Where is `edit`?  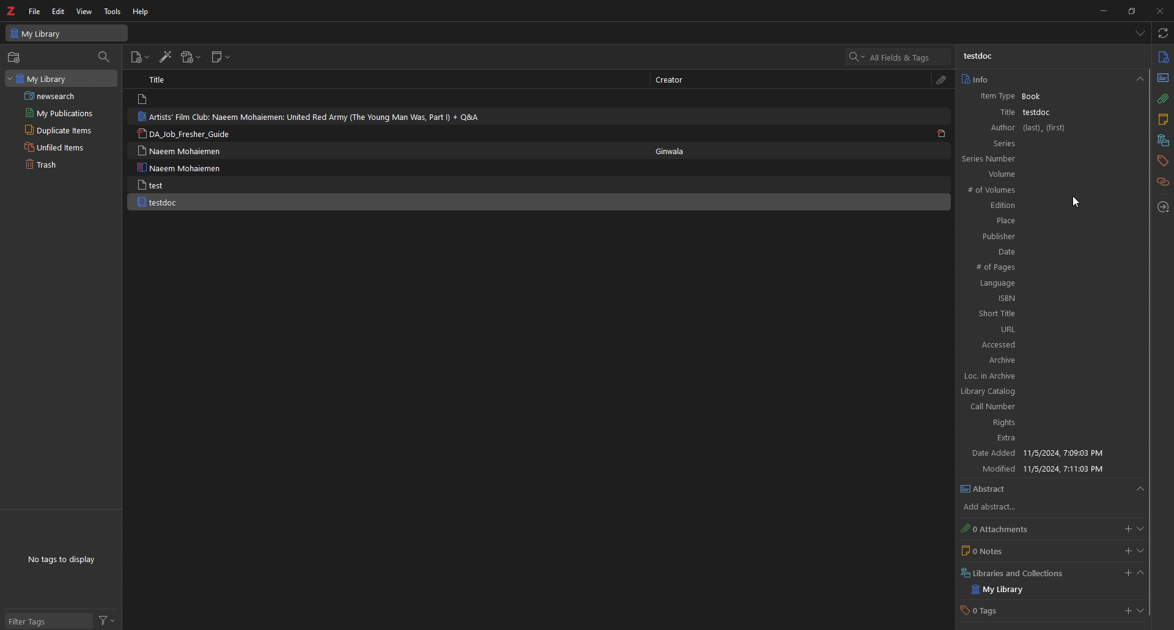 edit is located at coordinates (58, 11).